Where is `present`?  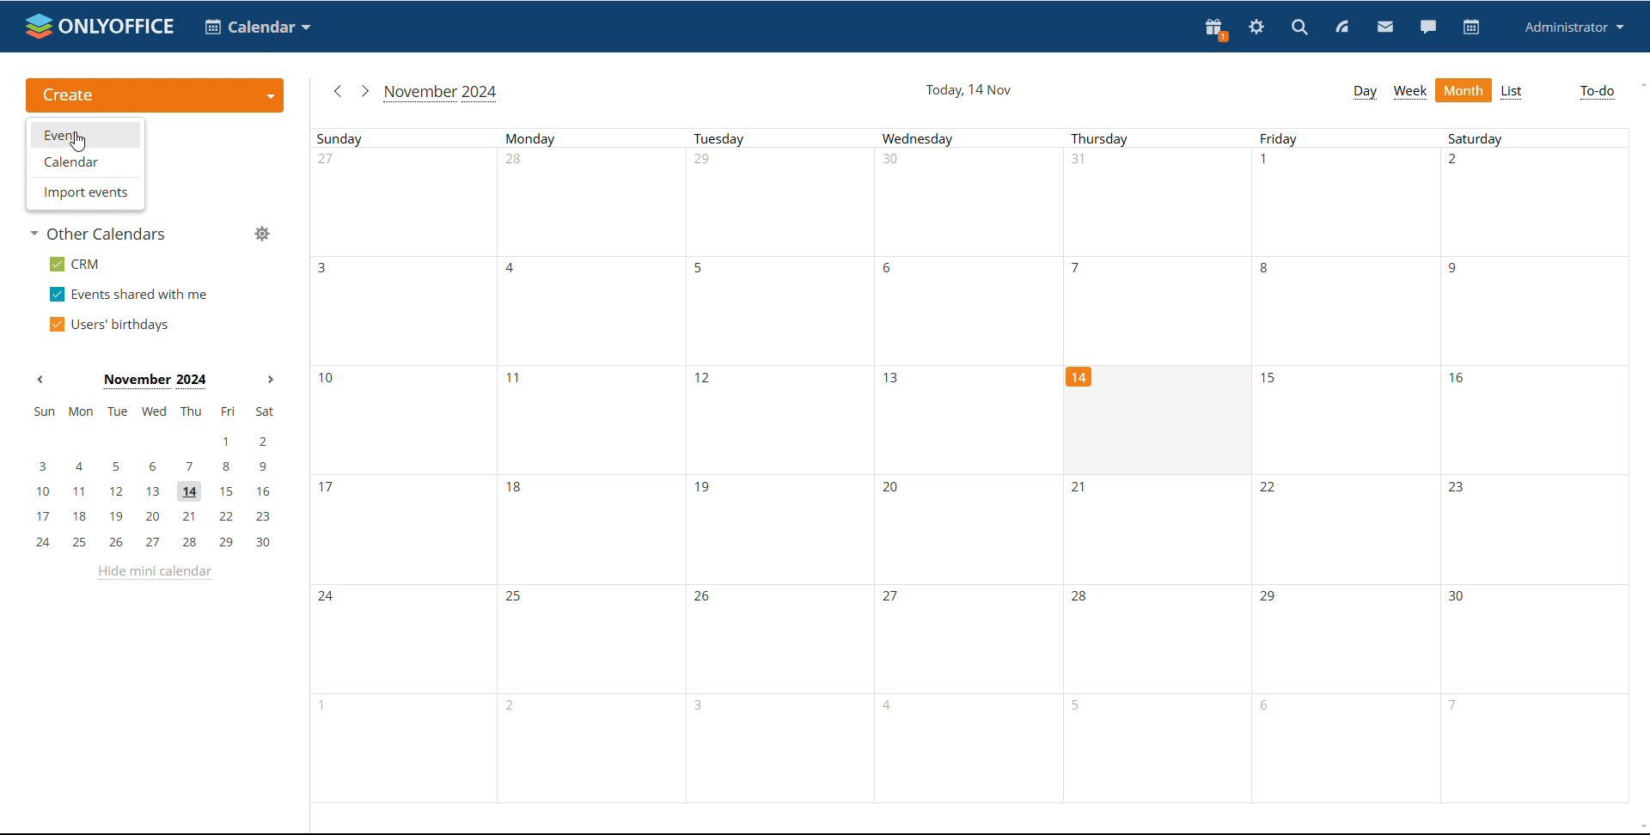 present is located at coordinates (1214, 29).